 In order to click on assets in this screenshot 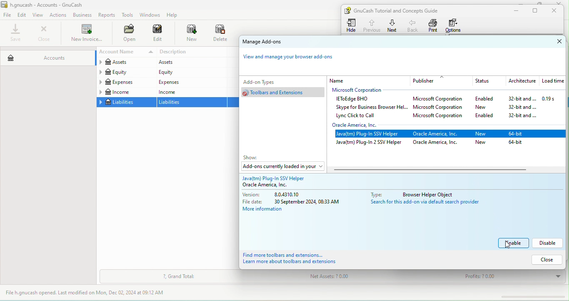, I will do `click(125, 63)`.